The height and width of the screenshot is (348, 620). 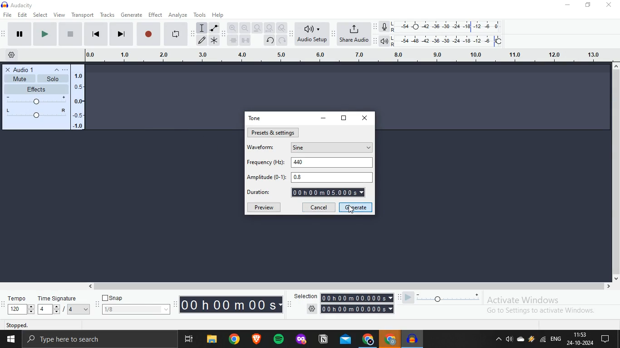 What do you see at coordinates (413, 339) in the screenshot?
I see `Music Playe` at bounding box center [413, 339].